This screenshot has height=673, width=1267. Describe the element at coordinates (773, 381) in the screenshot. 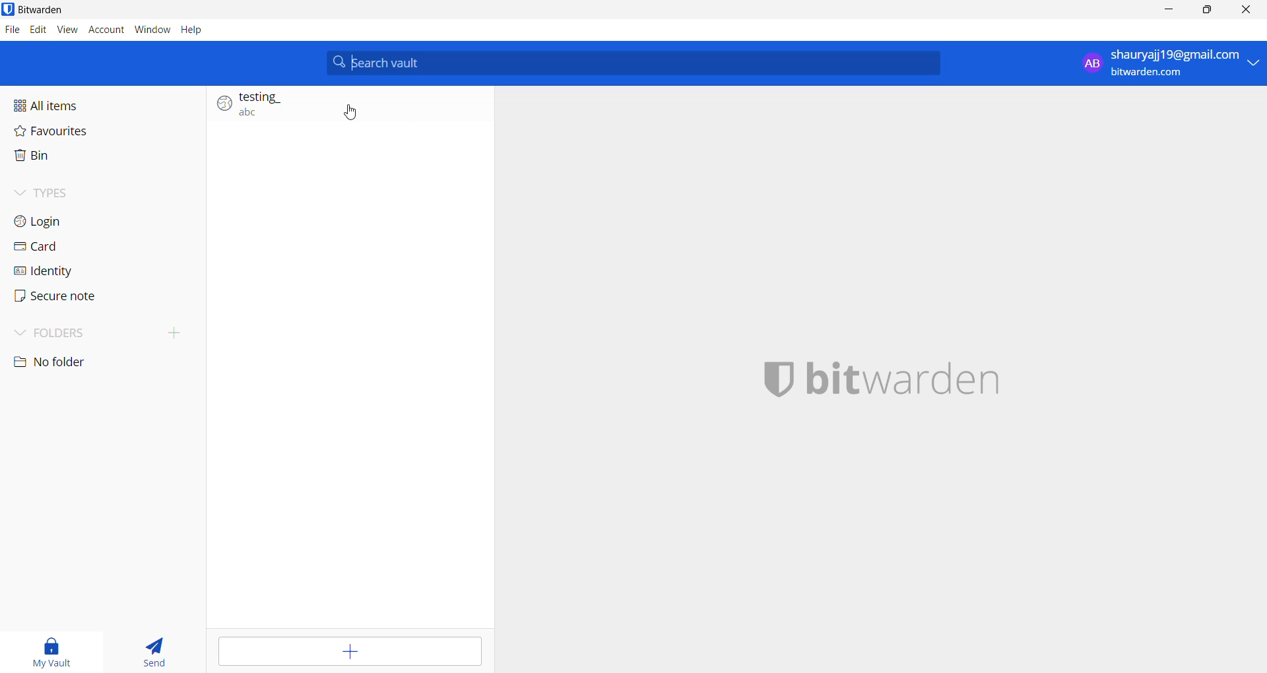

I see `Application logo` at that location.